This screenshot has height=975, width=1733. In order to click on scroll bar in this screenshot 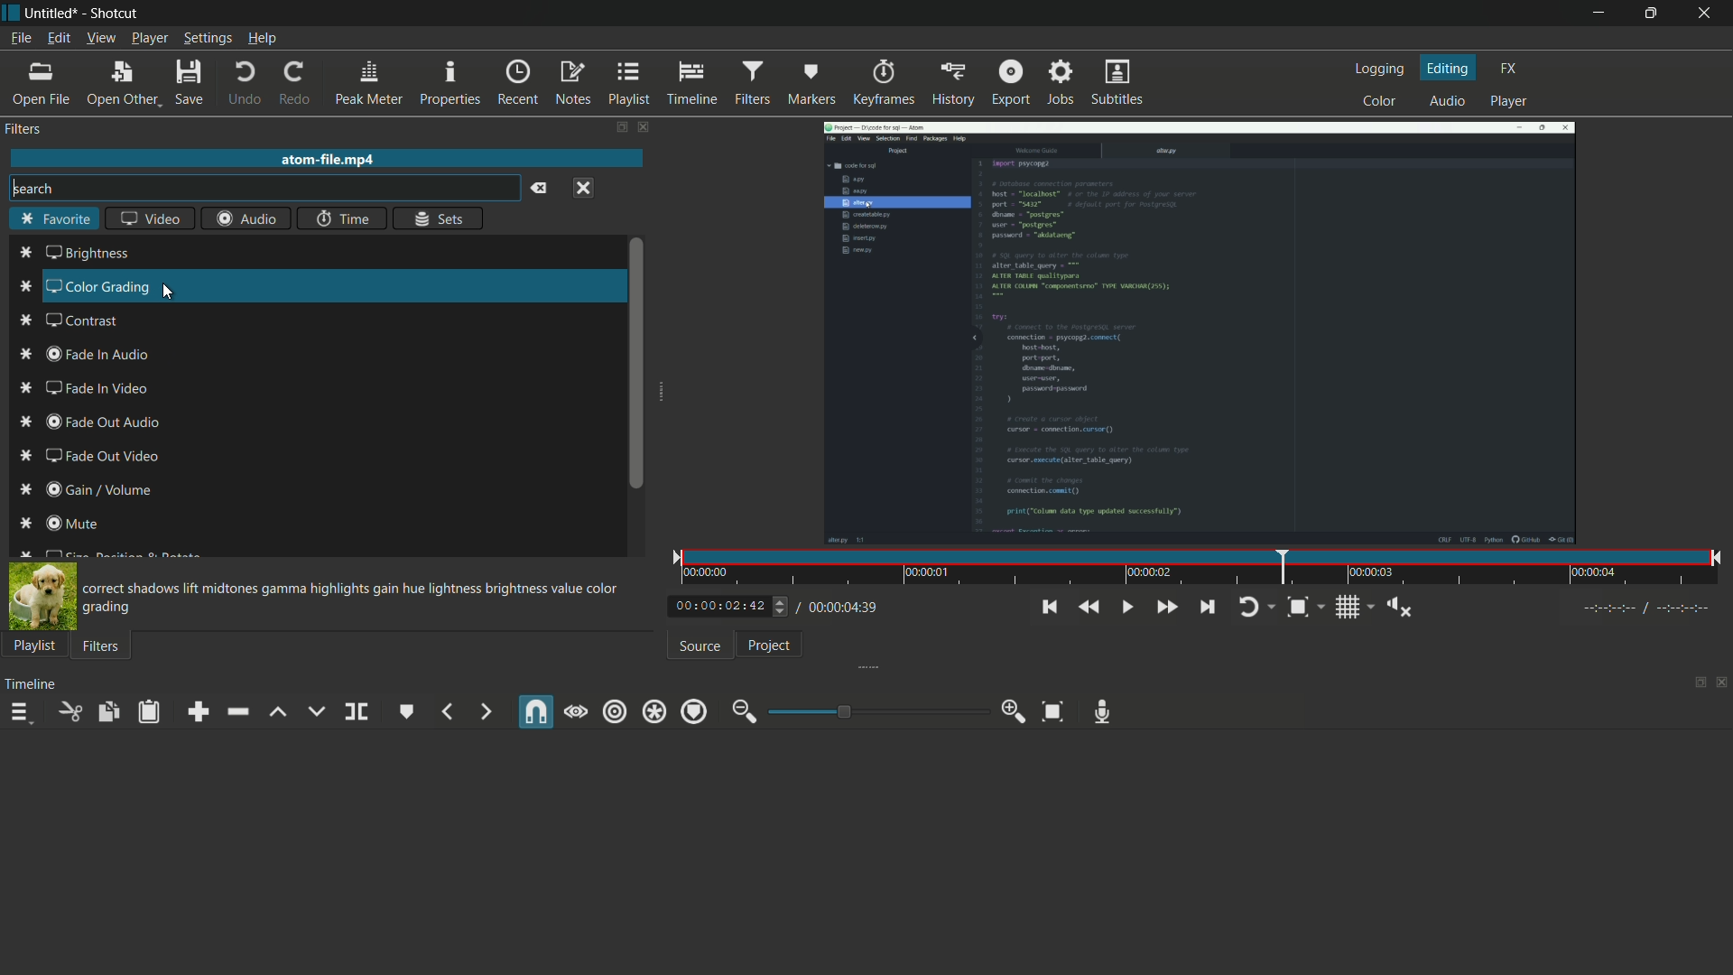, I will do `click(635, 362)`.